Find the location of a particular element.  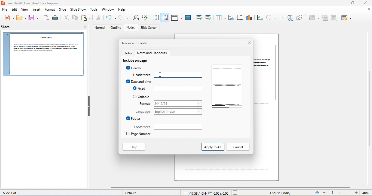

Cancel is located at coordinates (238, 147).